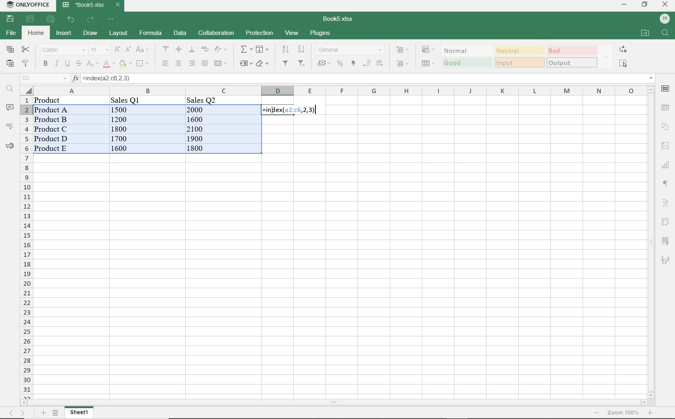 The image size is (675, 419). I want to click on bad, so click(571, 50).